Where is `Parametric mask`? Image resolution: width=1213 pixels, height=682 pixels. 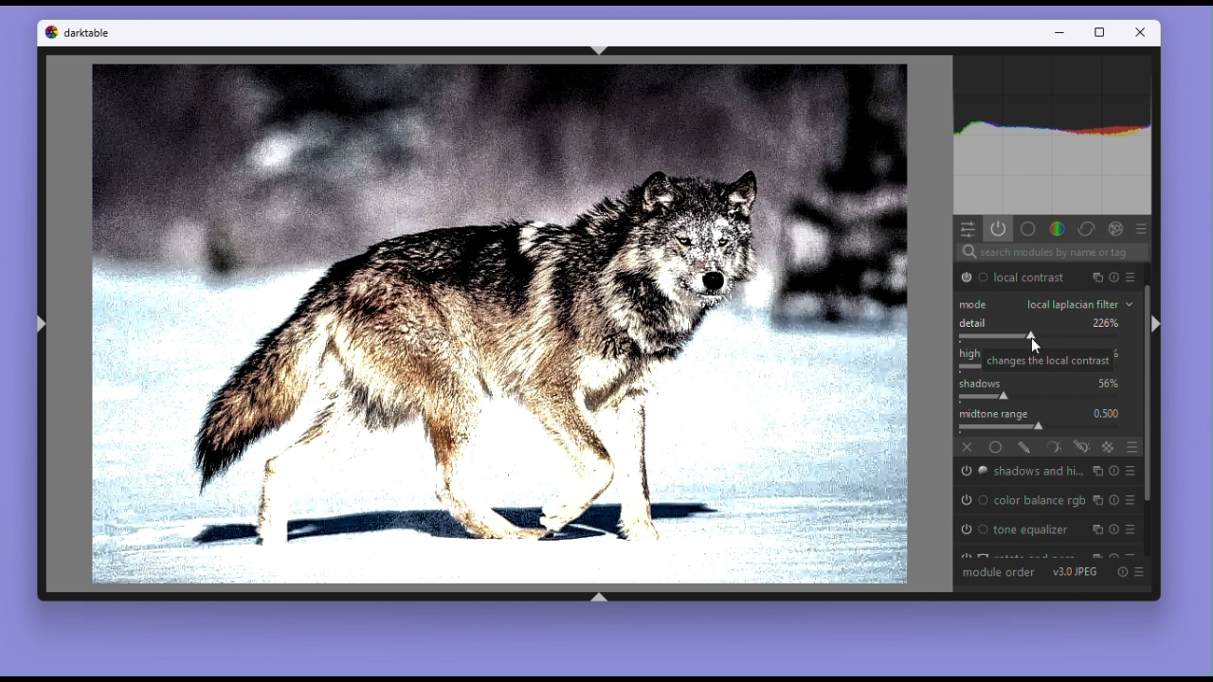 Parametric mask is located at coordinates (1054, 447).